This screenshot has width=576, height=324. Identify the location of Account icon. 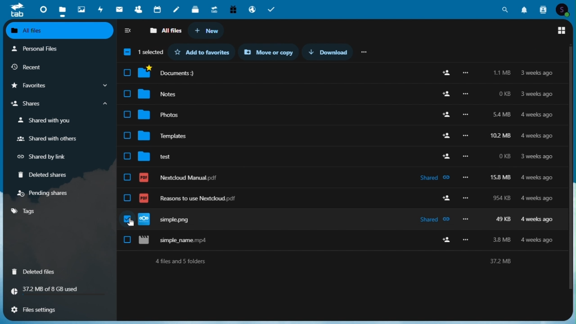
(565, 9).